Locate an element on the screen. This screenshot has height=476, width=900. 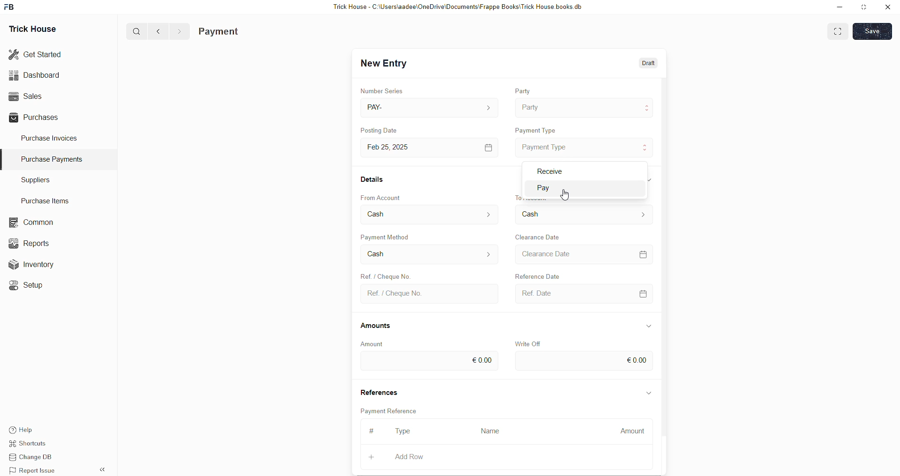
 Get Started is located at coordinates (36, 53).